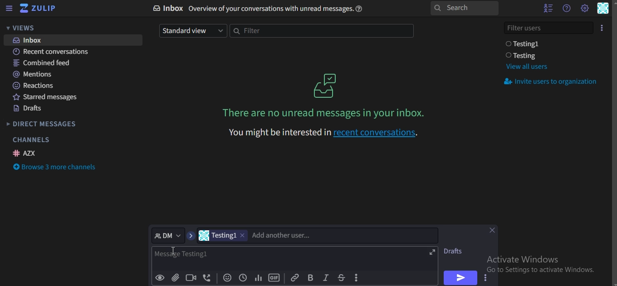  I want to click on mentions, so click(34, 74).